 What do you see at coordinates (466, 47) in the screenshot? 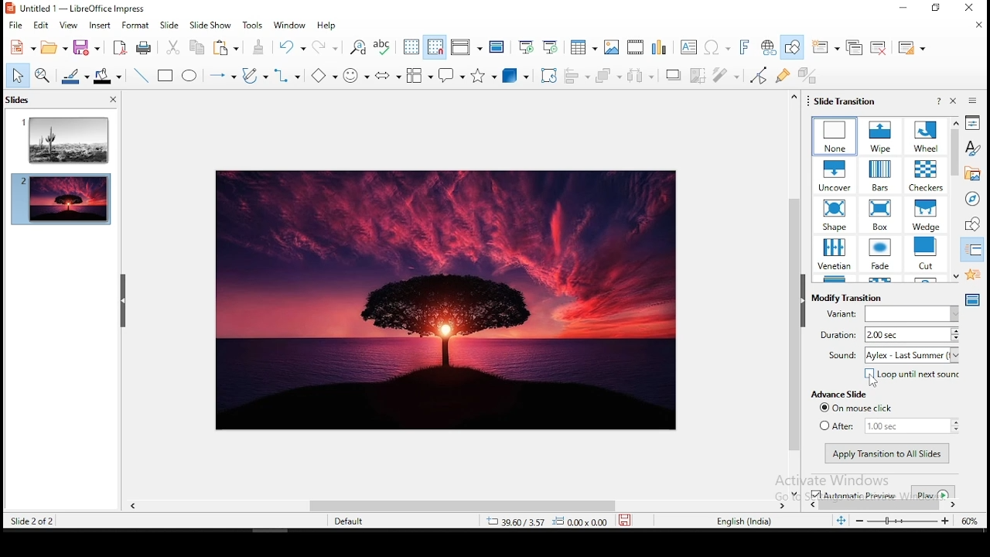
I see `display views` at bounding box center [466, 47].